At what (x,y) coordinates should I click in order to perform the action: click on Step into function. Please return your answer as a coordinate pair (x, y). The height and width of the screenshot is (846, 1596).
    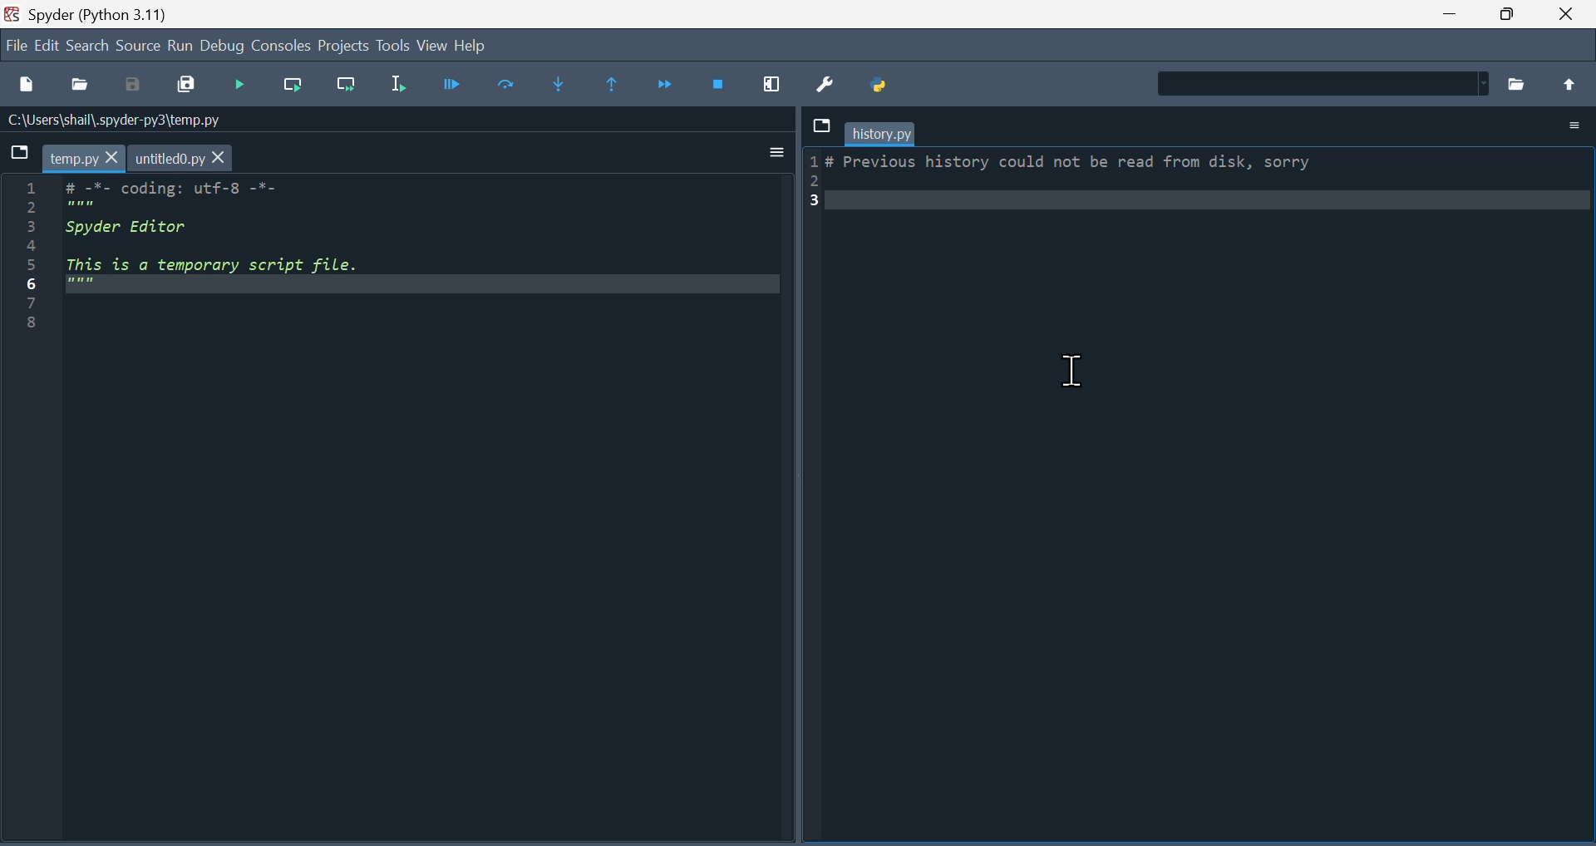
    Looking at the image, I should click on (564, 84).